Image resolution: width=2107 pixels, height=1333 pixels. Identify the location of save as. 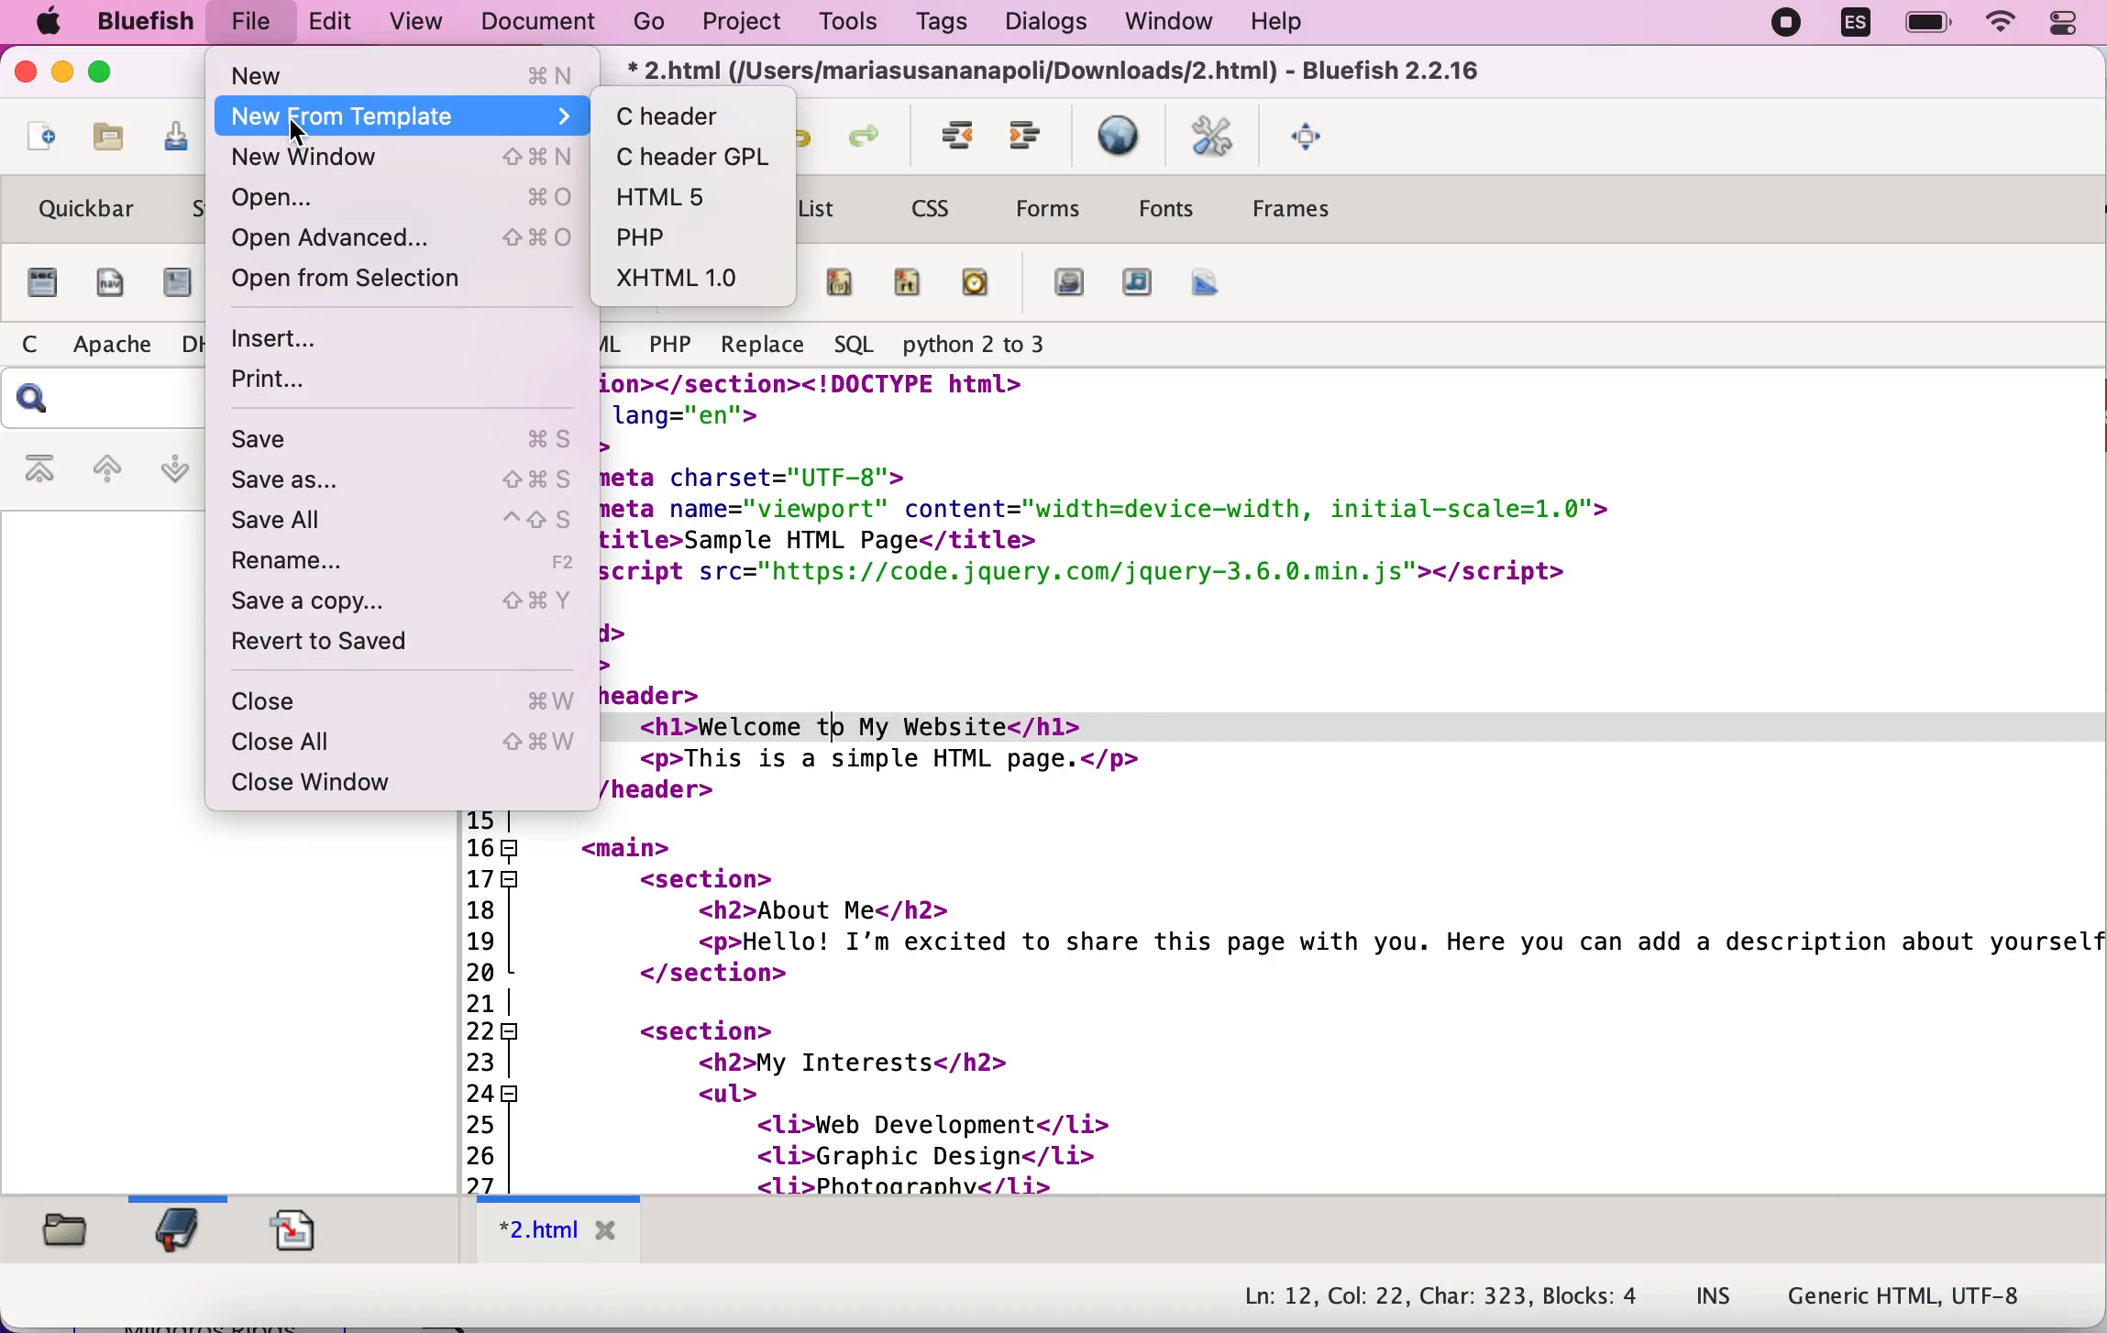
(410, 480).